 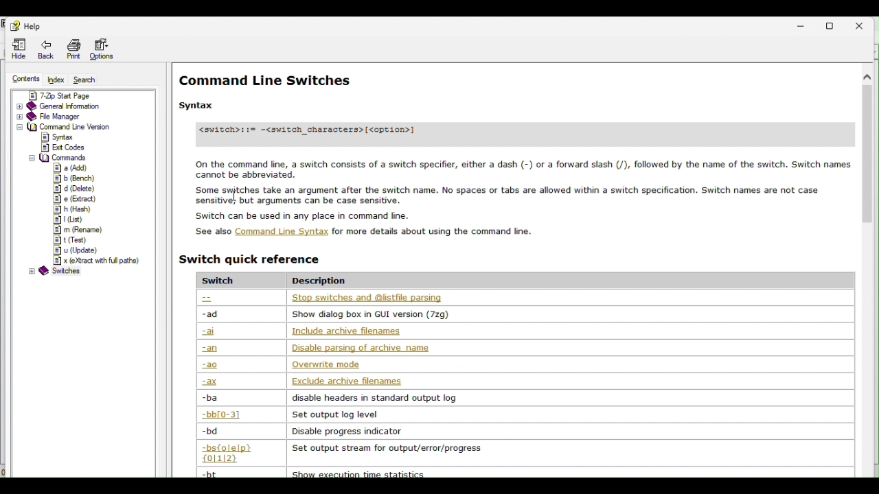 I want to click on set output log level, so click(x=338, y=414).